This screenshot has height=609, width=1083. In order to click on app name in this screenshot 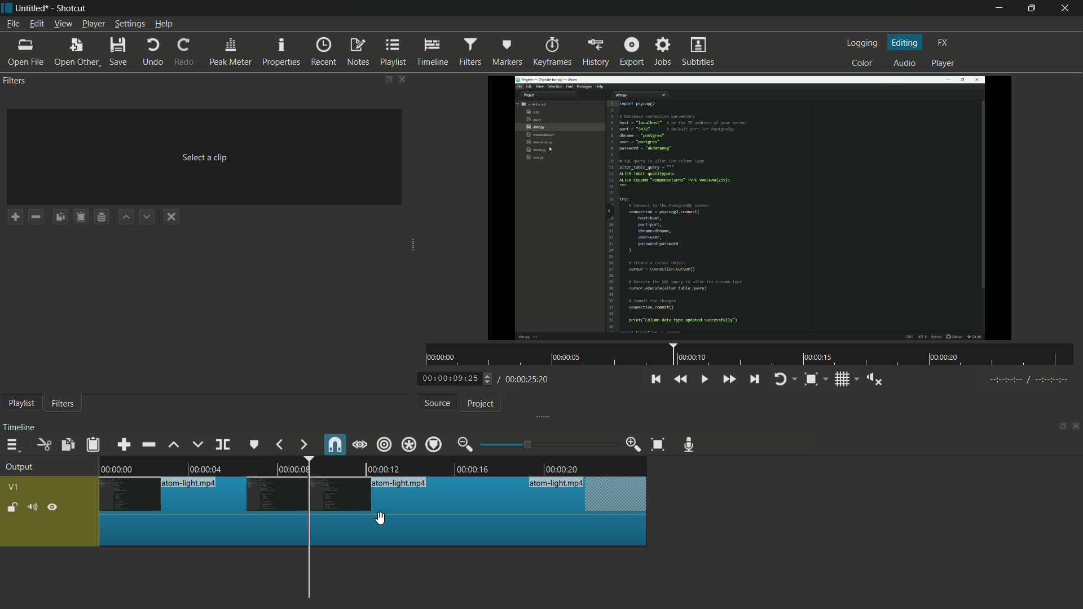, I will do `click(72, 8)`.